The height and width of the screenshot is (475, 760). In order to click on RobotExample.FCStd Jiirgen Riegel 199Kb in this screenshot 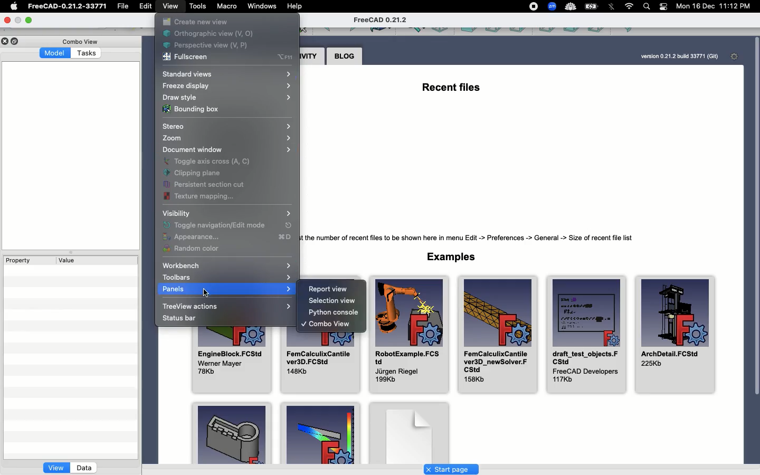, I will do `click(408, 335)`.